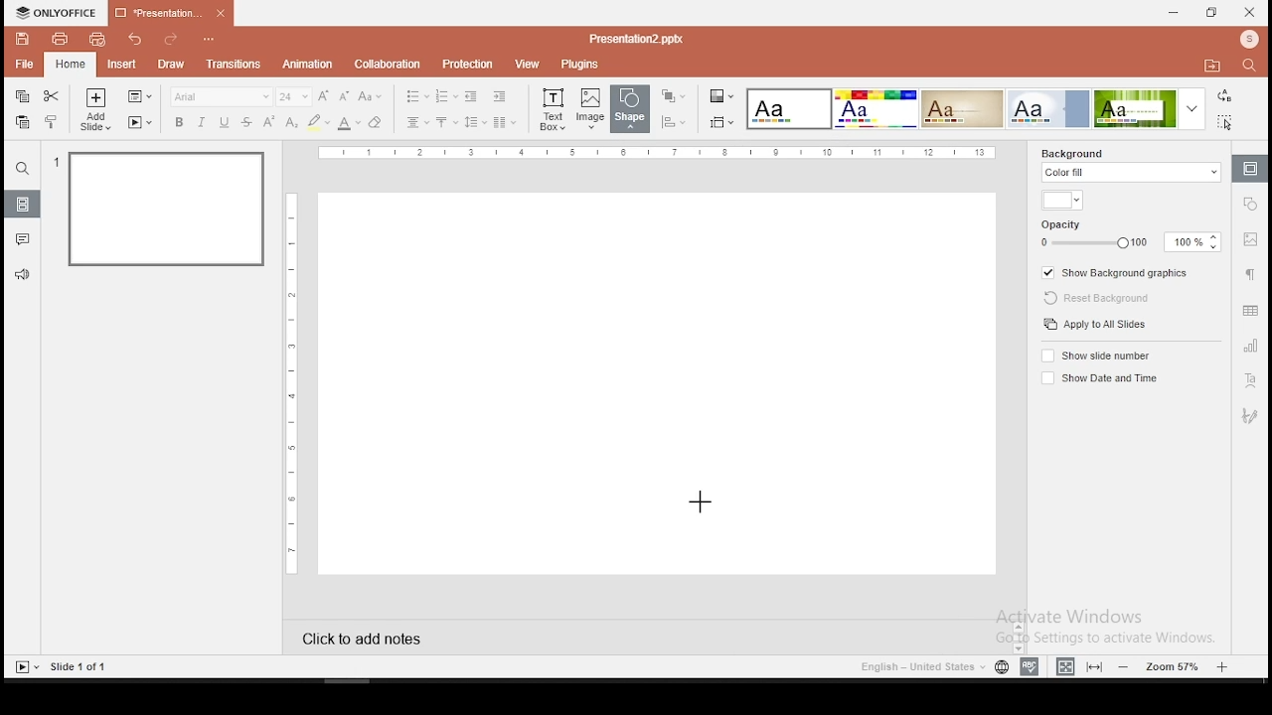 The image size is (1272, 715). What do you see at coordinates (416, 96) in the screenshot?
I see `bullets` at bounding box center [416, 96].